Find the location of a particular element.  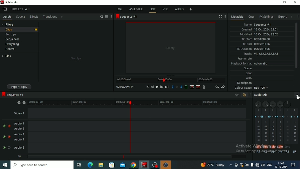

Shot is located at coordinates (249, 73).